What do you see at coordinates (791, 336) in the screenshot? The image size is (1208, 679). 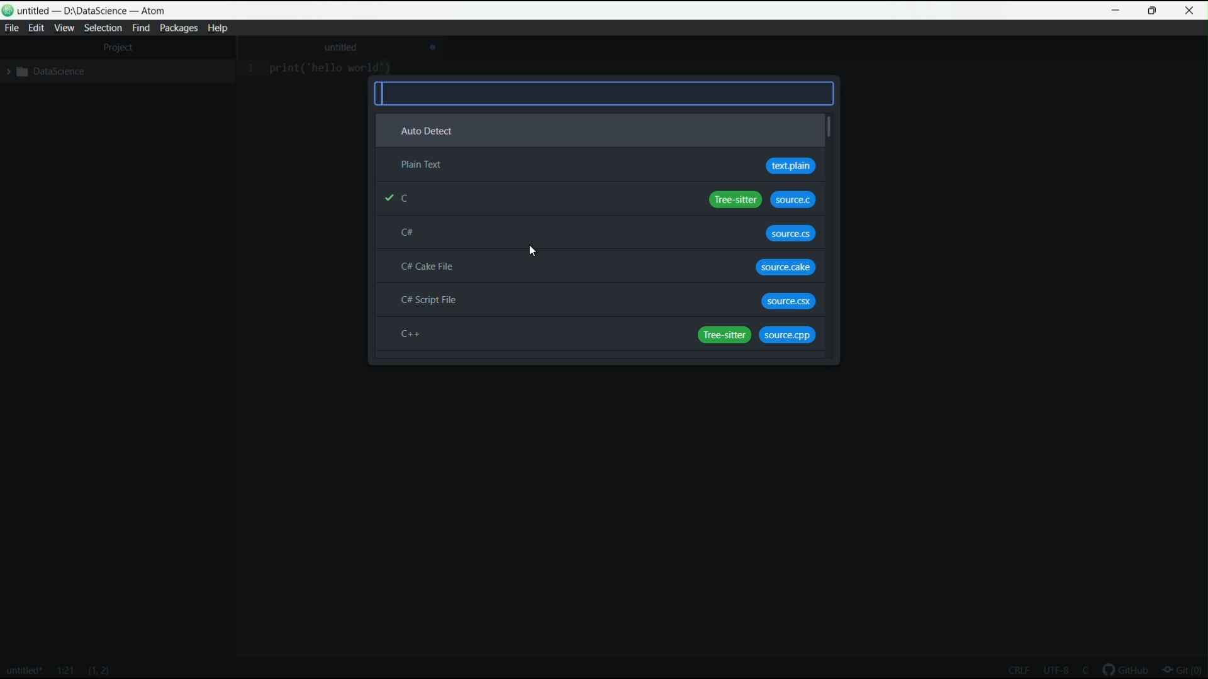 I see `source.cpp` at bounding box center [791, 336].